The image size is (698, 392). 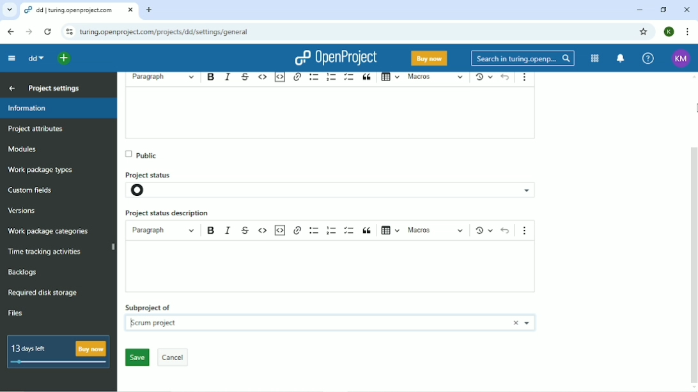 What do you see at coordinates (669, 32) in the screenshot?
I see `K` at bounding box center [669, 32].